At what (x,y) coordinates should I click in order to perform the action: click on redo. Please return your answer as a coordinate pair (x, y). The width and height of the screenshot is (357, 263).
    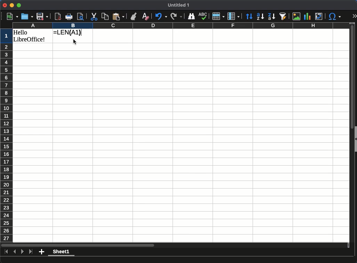
    Looking at the image, I should click on (176, 16).